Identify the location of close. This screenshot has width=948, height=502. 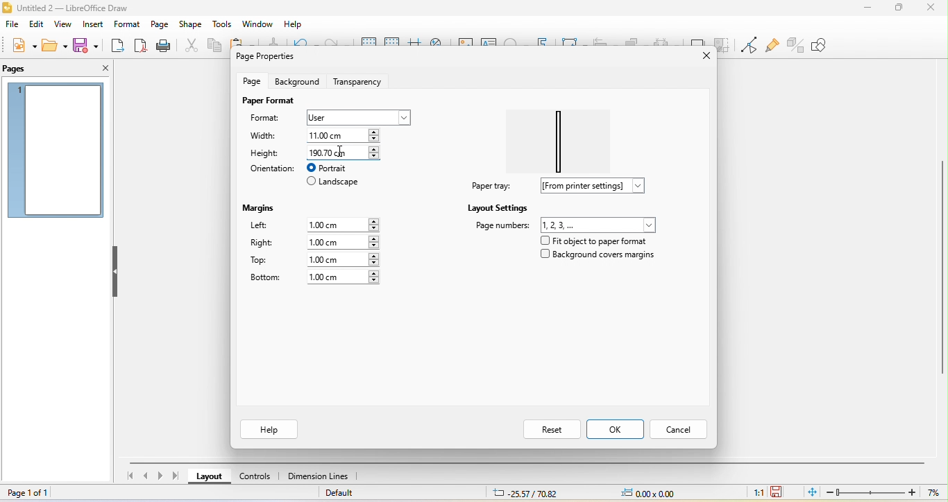
(100, 68).